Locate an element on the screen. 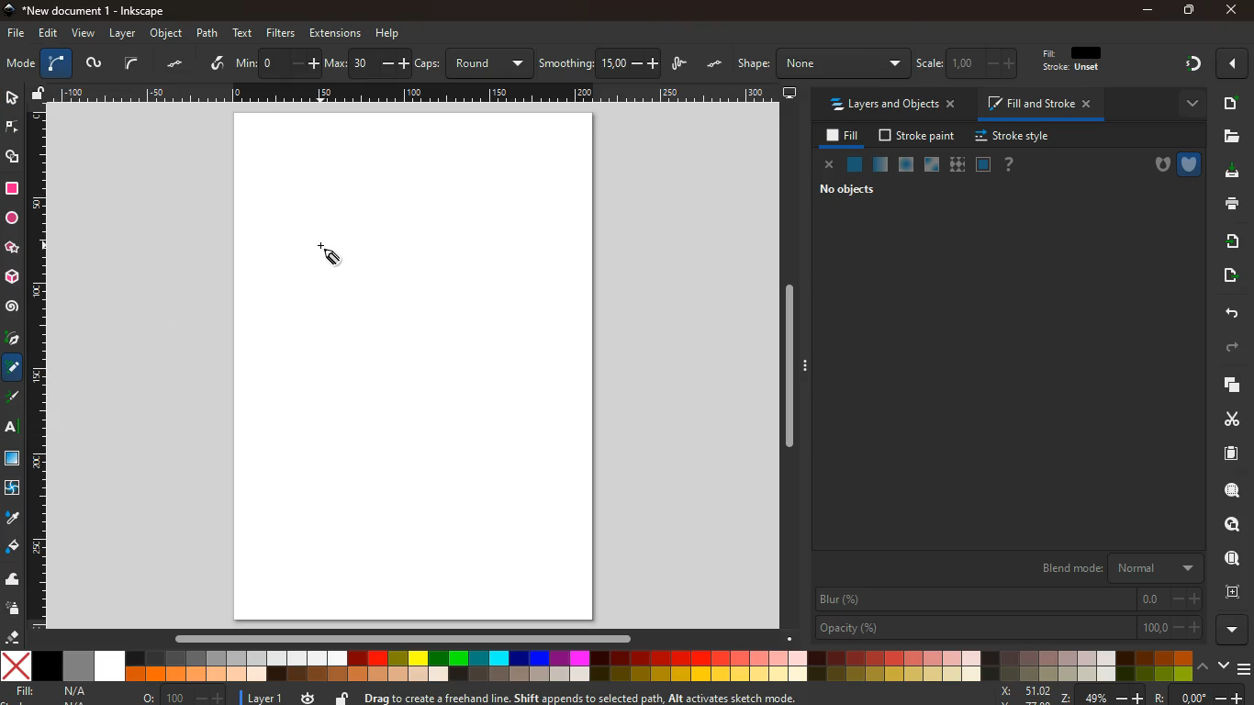  files is located at coordinates (1228, 136).